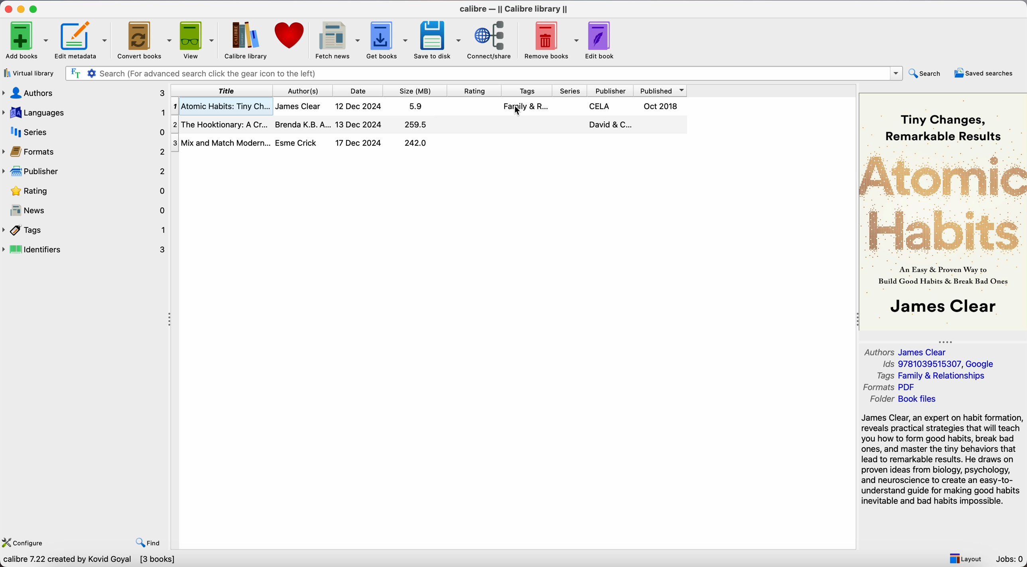 The height and width of the screenshot is (567, 1027). Describe the element at coordinates (891, 387) in the screenshot. I see `Formats PDF` at that location.